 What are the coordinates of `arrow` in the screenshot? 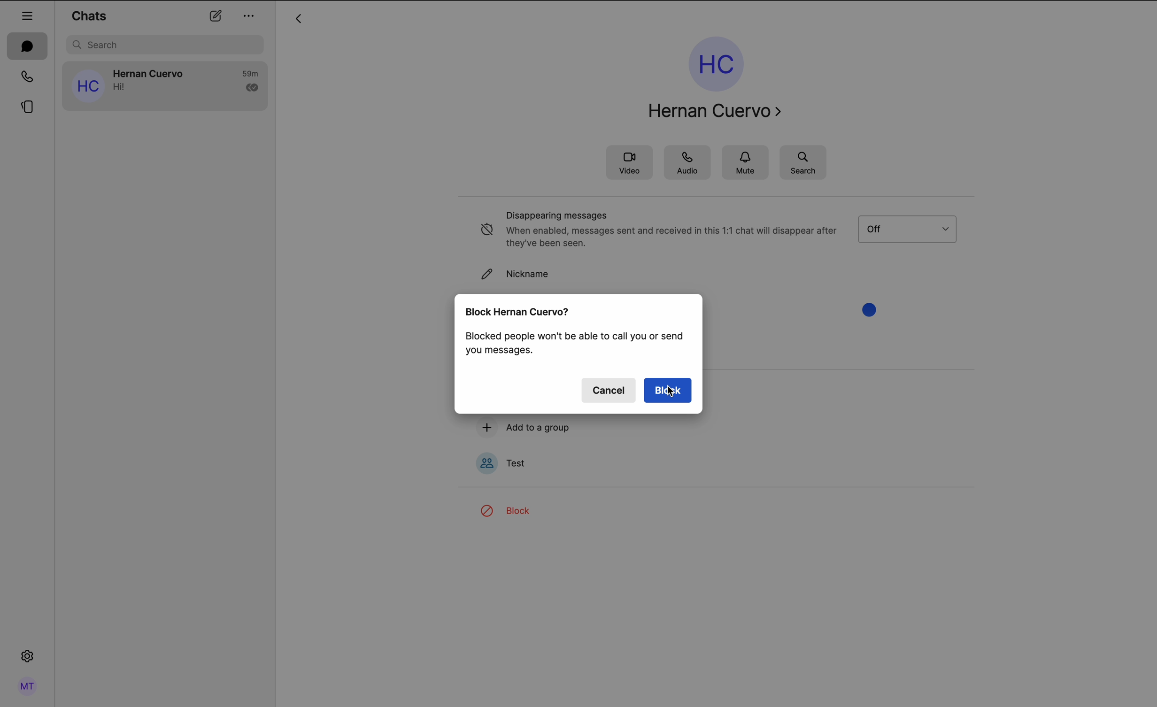 It's located at (300, 20).